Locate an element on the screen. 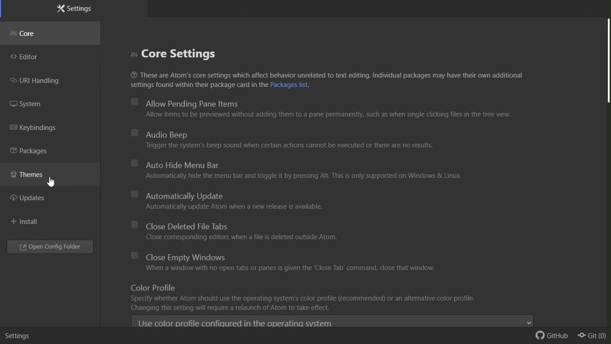 This screenshot has height=344, width=611. System is located at coordinates (36, 106).